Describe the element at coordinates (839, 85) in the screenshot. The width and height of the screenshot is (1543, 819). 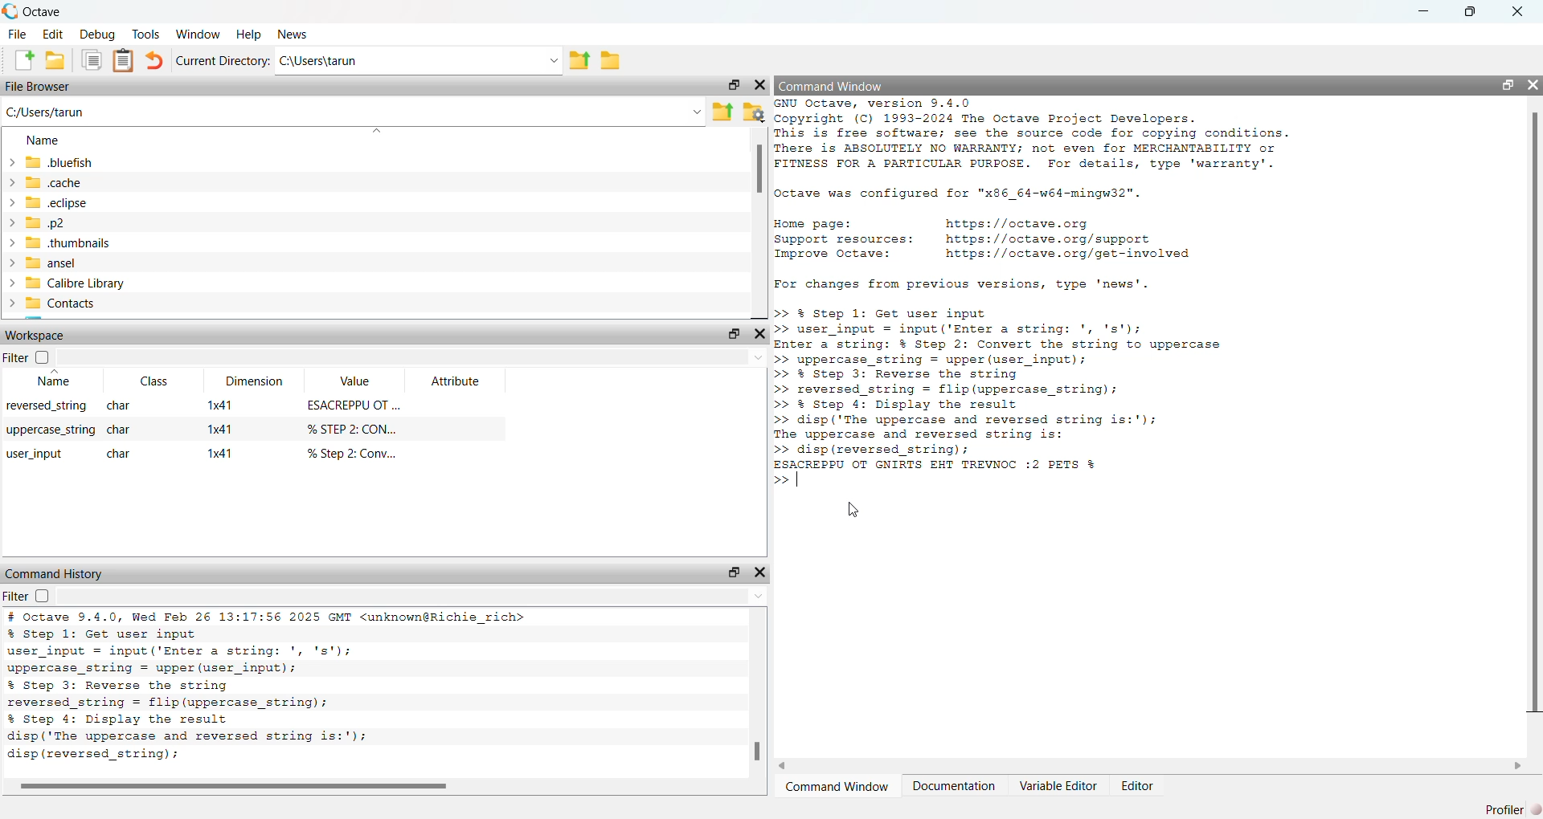
I see `command window` at that location.